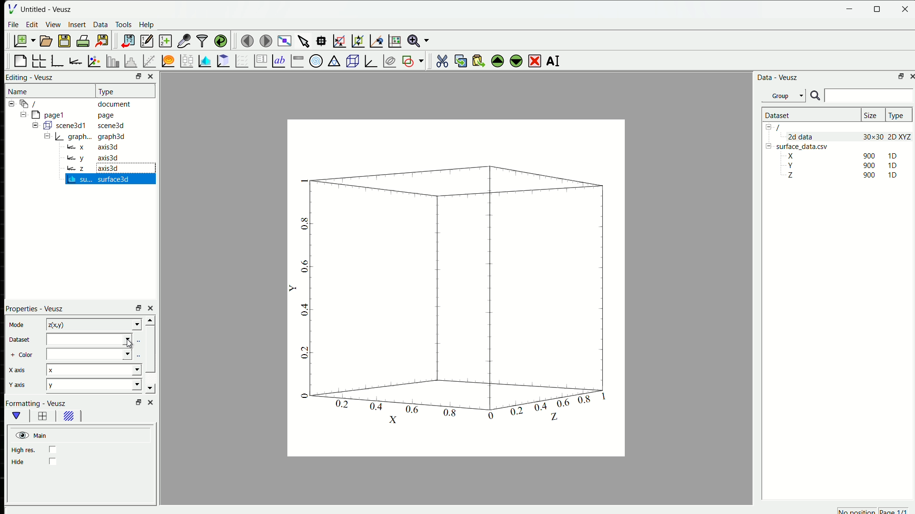  What do you see at coordinates (113, 60) in the screenshot?
I see `plot bar charts ` at bounding box center [113, 60].